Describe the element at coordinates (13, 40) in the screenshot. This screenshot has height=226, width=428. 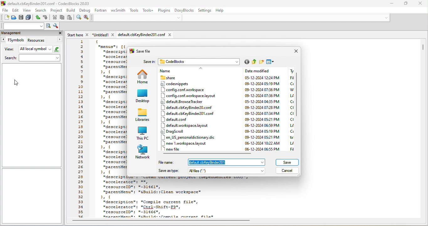
I see `fsymbols` at that location.